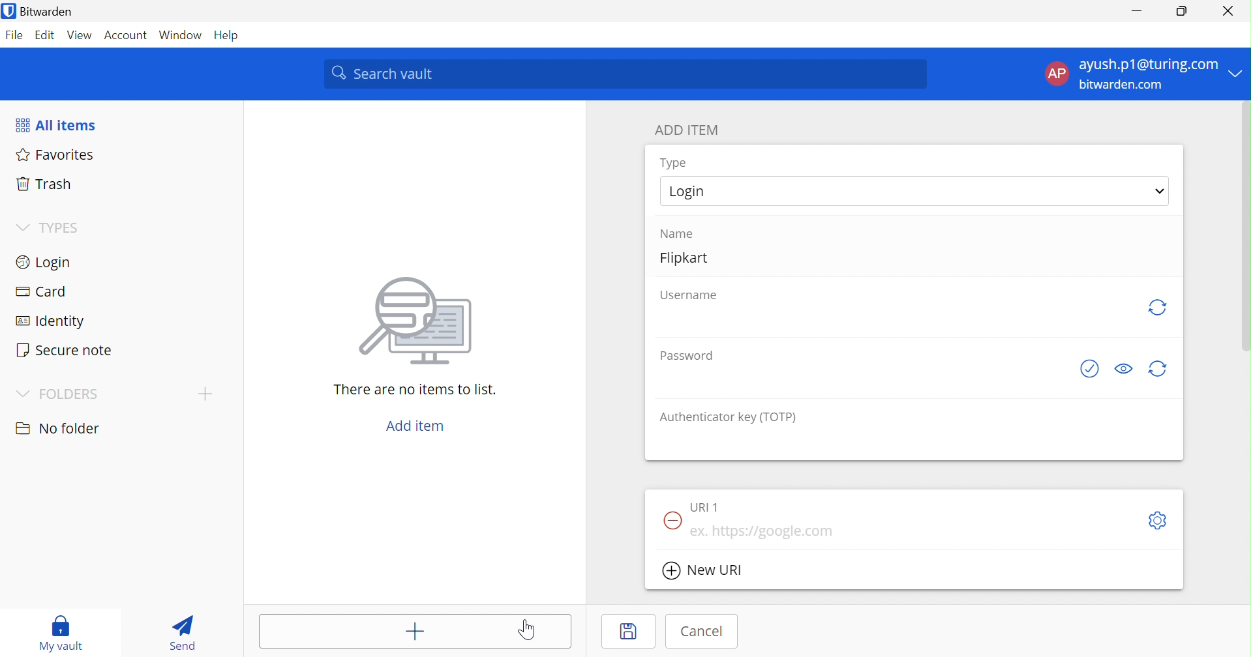  What do you see at coordinates (526, 630) in the screenshot?
I see `Cursor` at bounding box center [526, 630].